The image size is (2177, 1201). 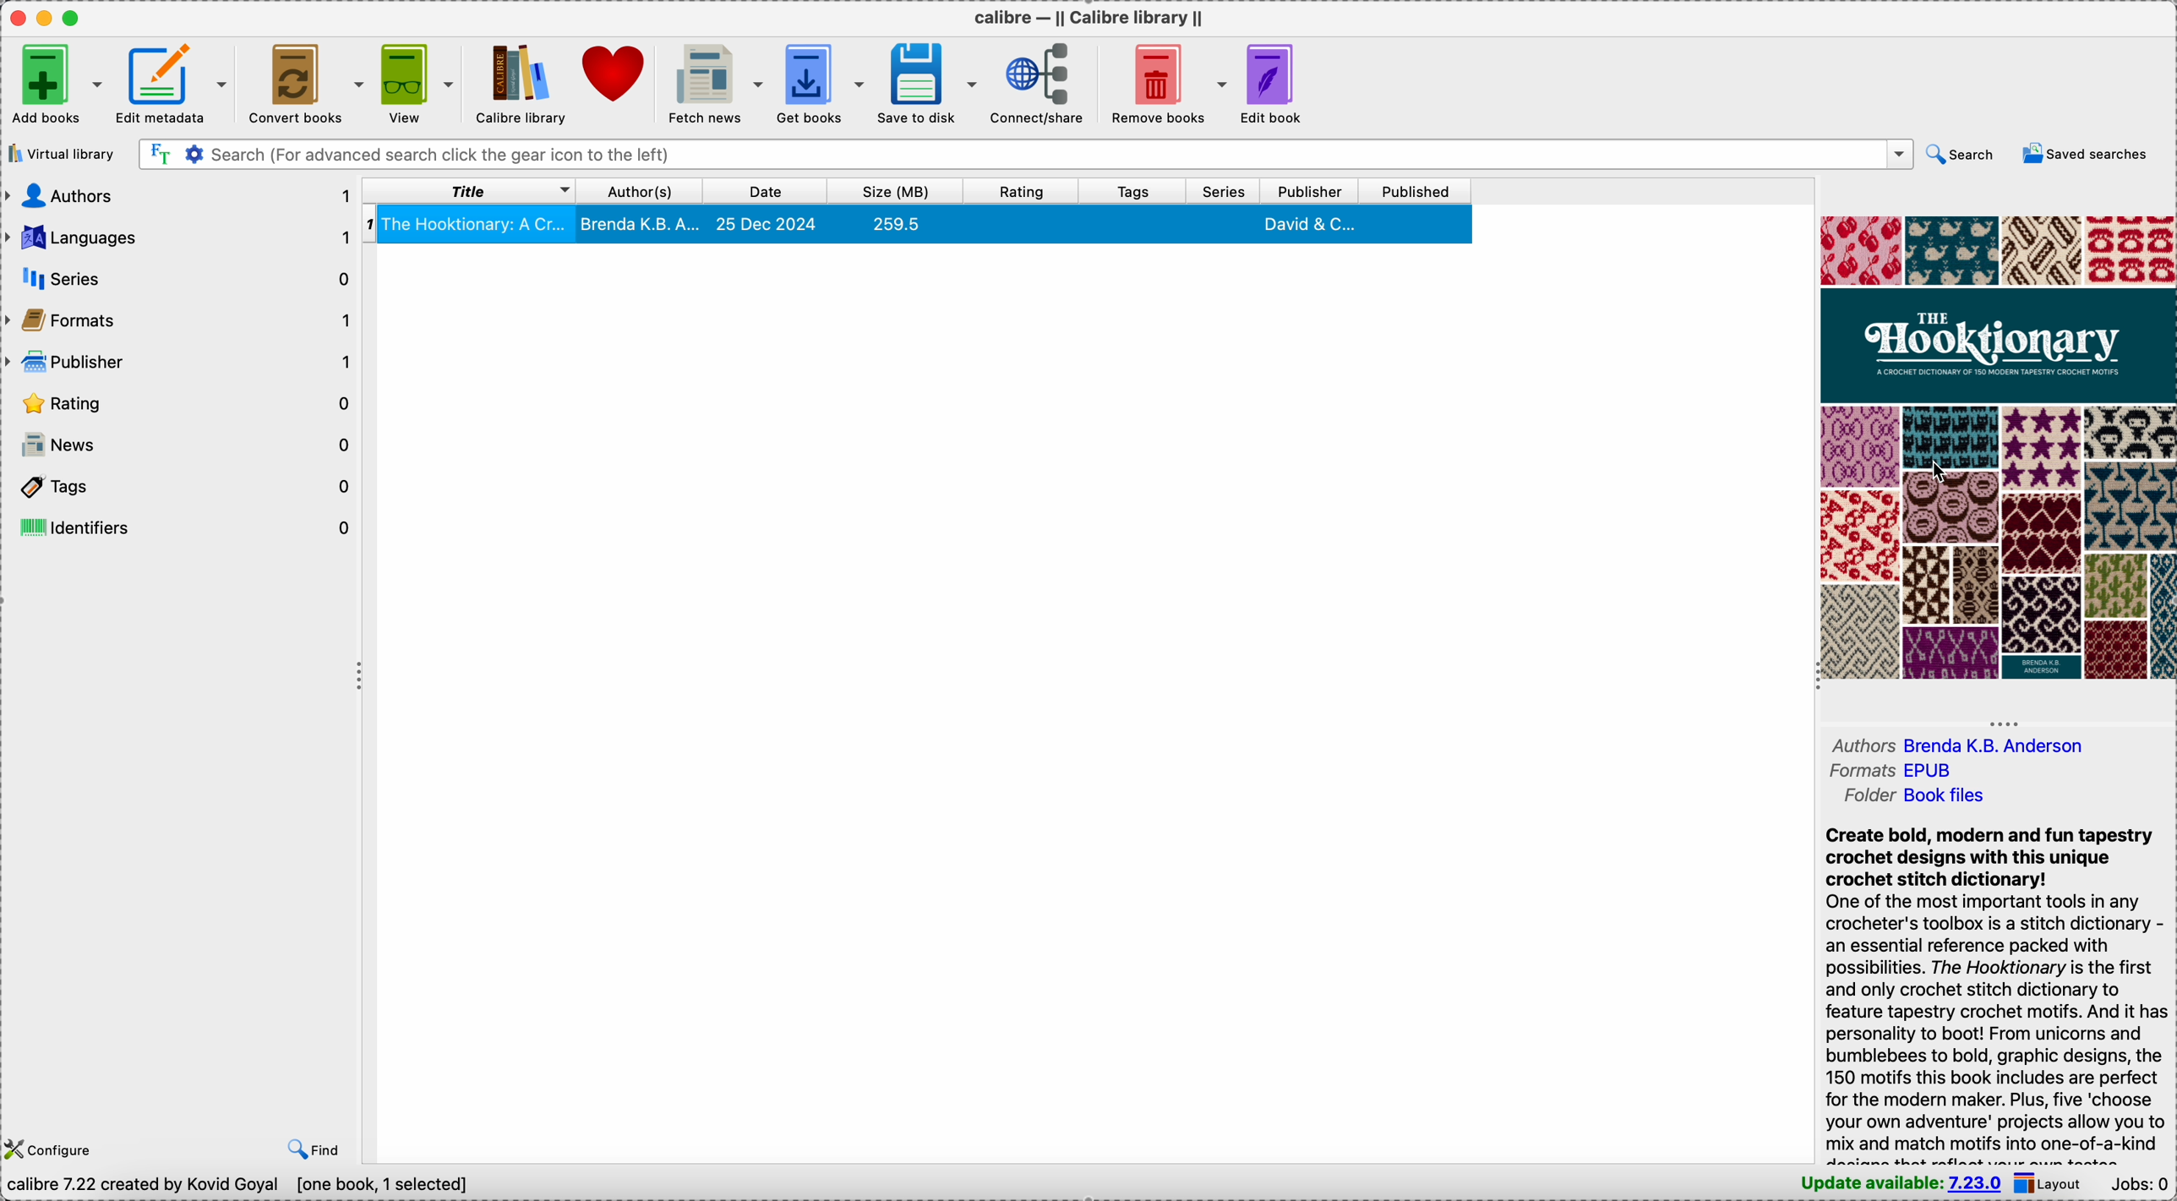 I want to click on save to disk, so click(x=925, y=81).